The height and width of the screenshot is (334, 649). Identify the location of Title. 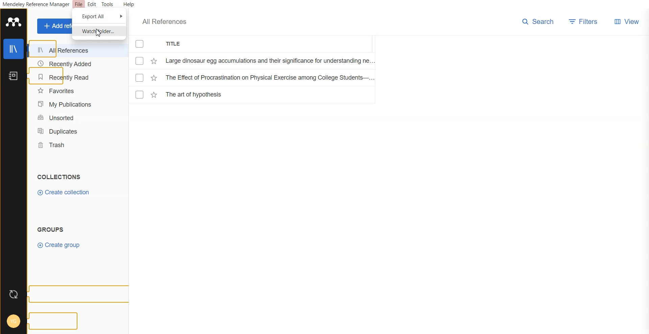
(175, 44).